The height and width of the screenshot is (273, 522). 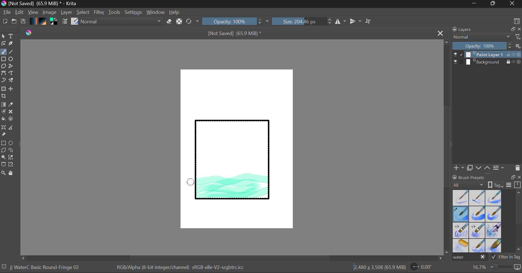 I want to click on Water C - Grain, so click(x=477, y=214).